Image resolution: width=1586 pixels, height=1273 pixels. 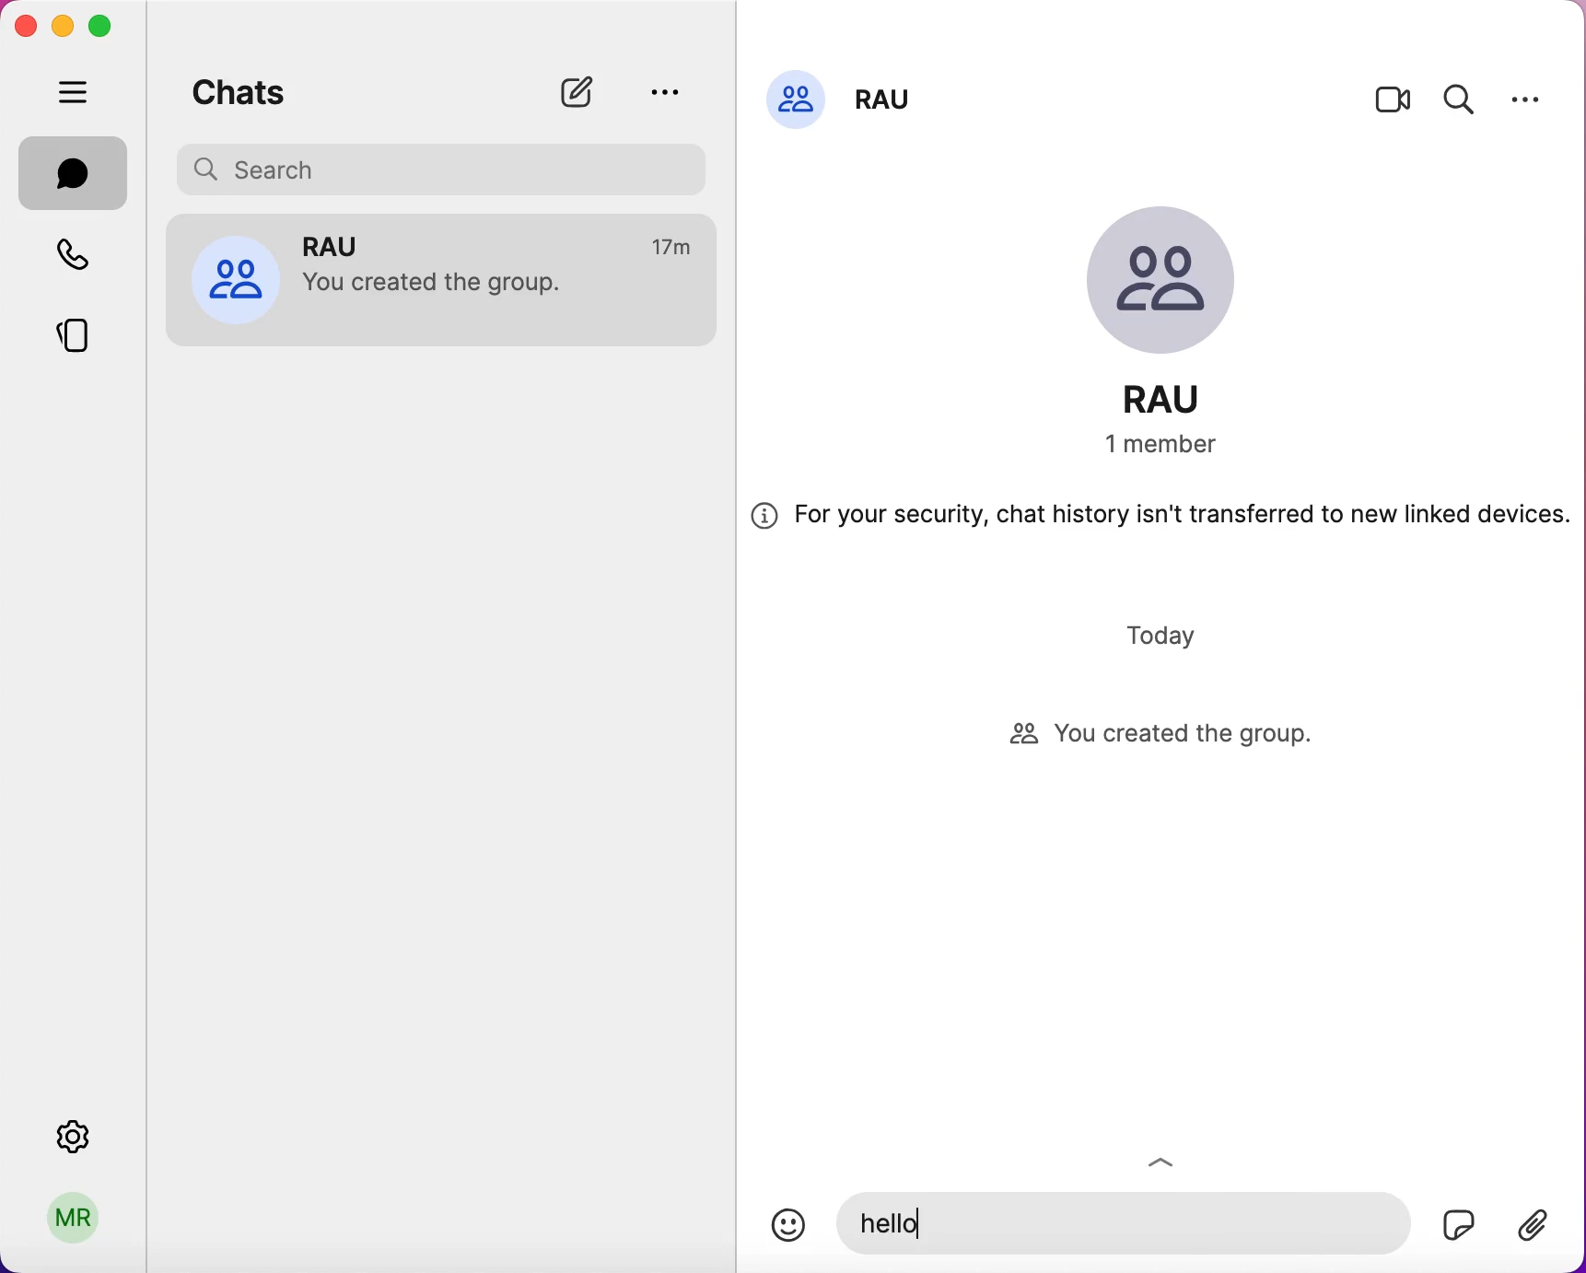 I want to click on profile picture, so click(x=235, y=277).